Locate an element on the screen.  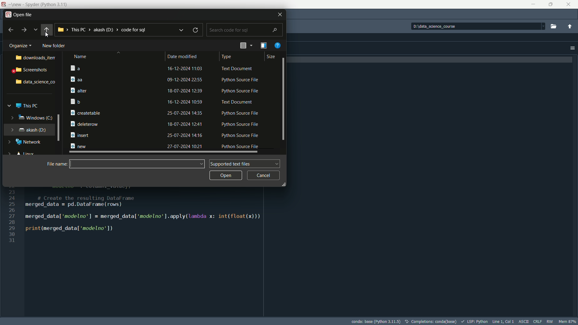
vertical scrollbar is located at coordinates (284, 99).